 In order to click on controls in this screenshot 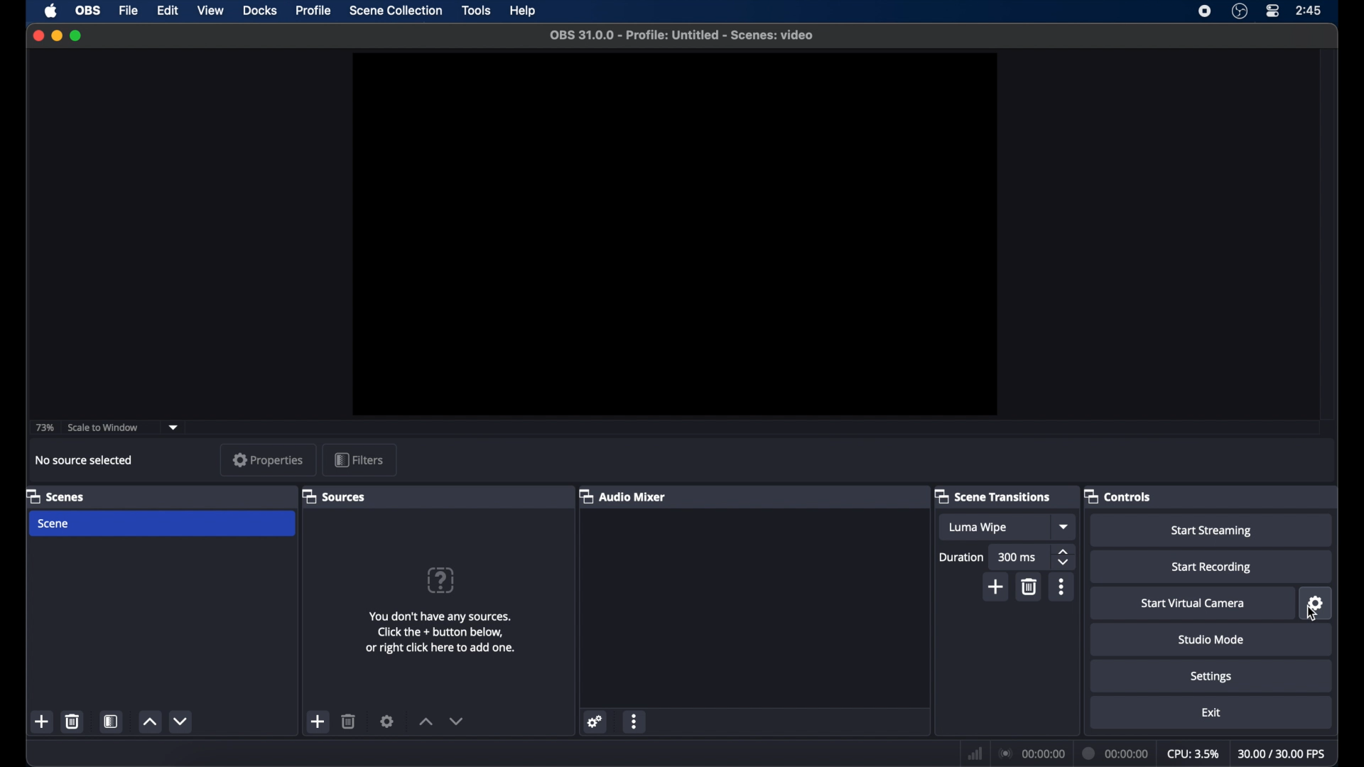, I will do `click(1117, 496)`.